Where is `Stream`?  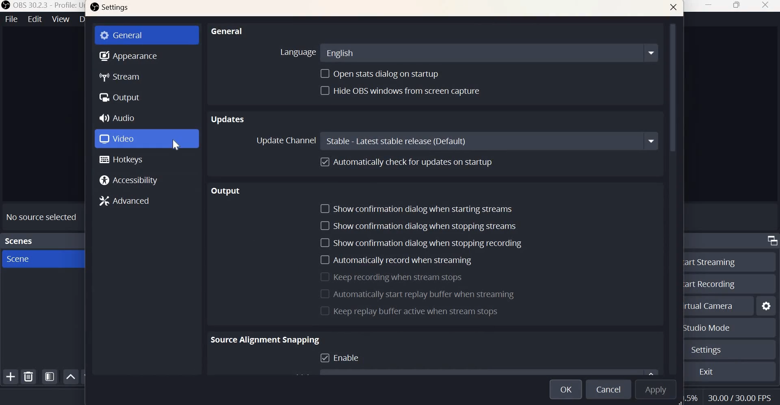 Stream is located at coordinates (121, 78).